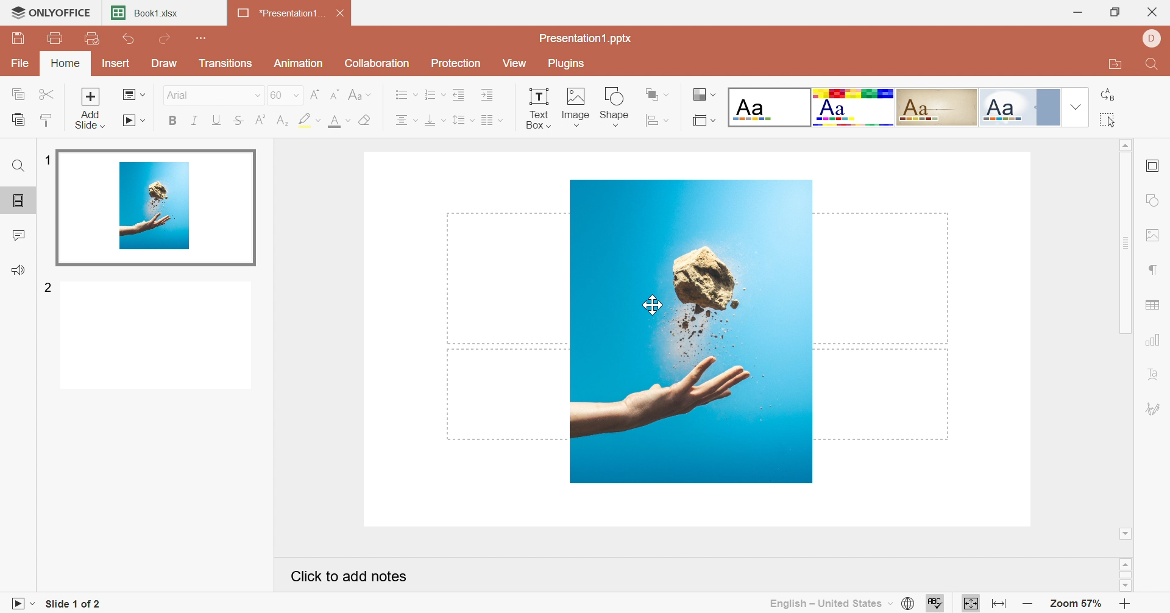  I want to click on Spell checking, so click(932, 606).